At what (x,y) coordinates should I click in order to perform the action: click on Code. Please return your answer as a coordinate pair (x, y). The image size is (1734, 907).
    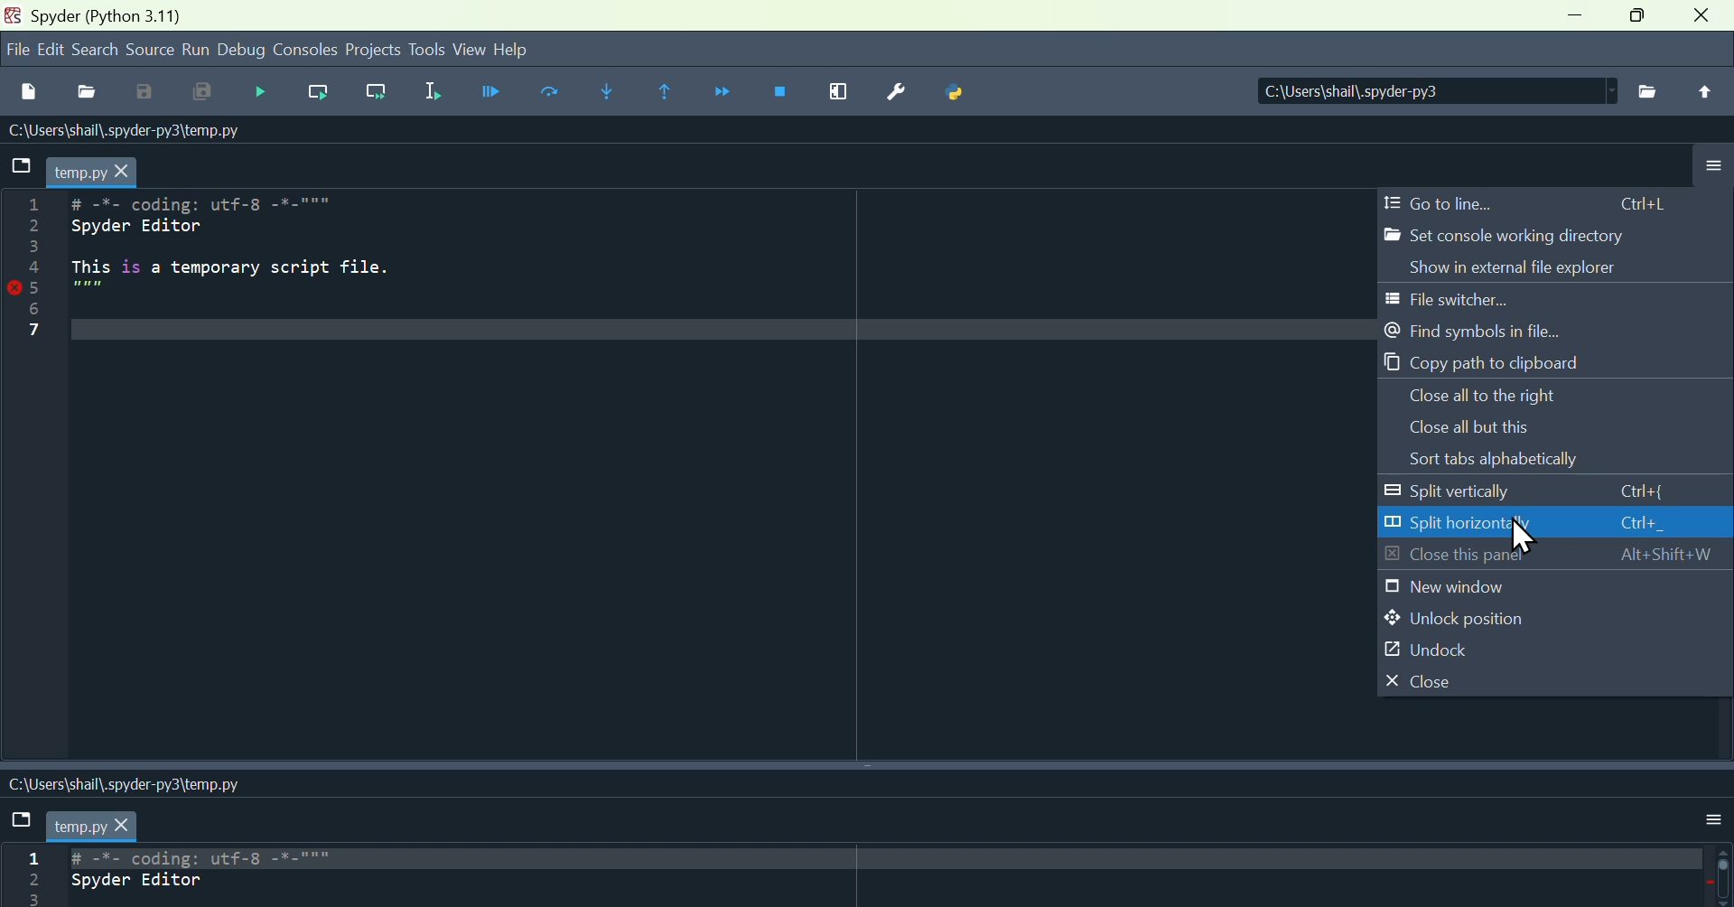
    Looking at the image, I should click on (172, 878).